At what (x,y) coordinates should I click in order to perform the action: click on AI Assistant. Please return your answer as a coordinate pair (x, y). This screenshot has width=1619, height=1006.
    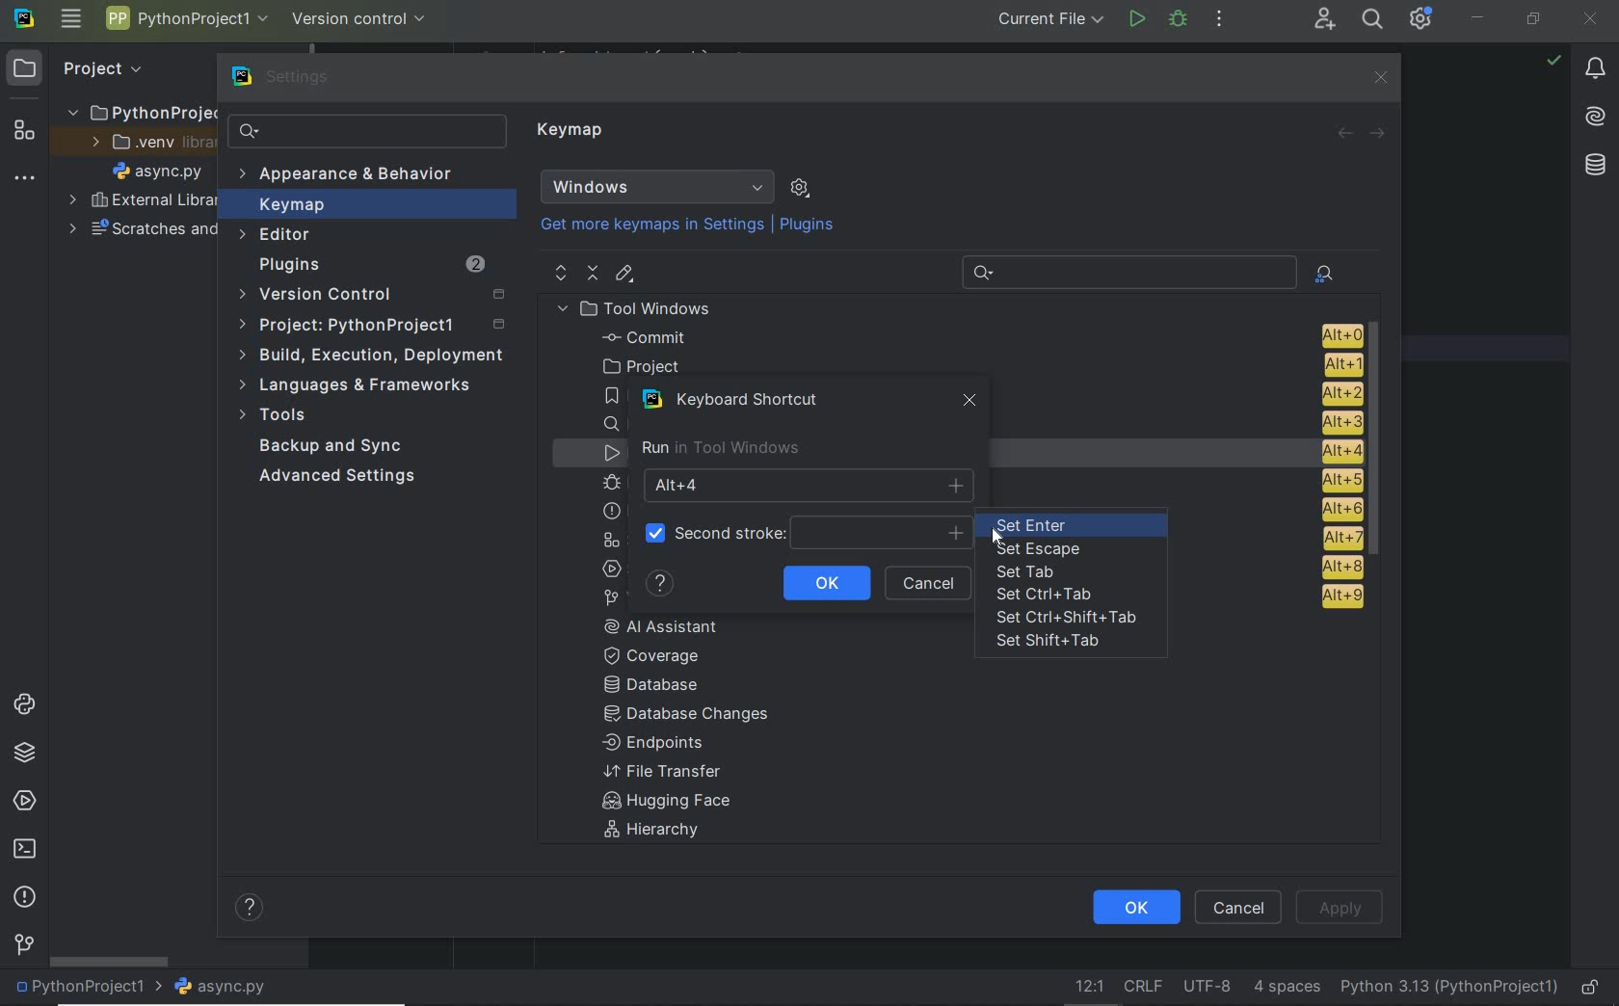
    Looking at the image, I should click on (675, 626).